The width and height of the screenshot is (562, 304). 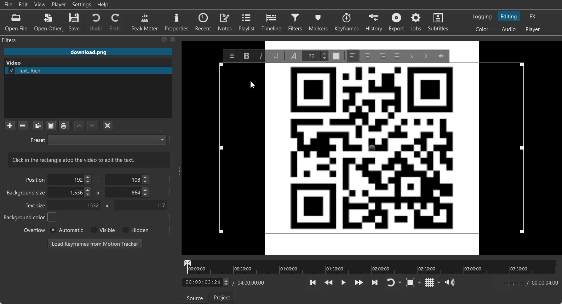 What do you see at coordinates (397, 22) in the screenshot?
I see `Export` at bounding box center [397, 22].